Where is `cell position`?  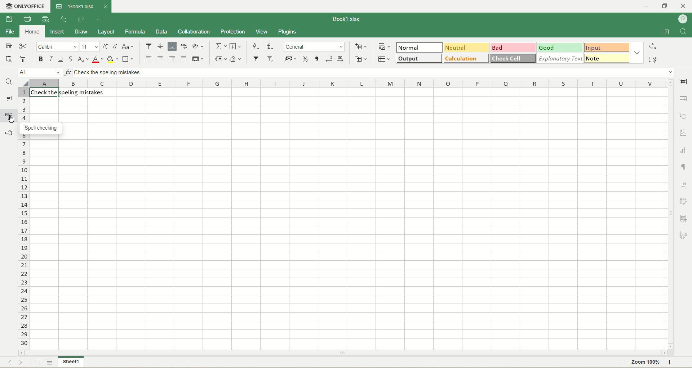
cell position is located at coordinates (40, 72).